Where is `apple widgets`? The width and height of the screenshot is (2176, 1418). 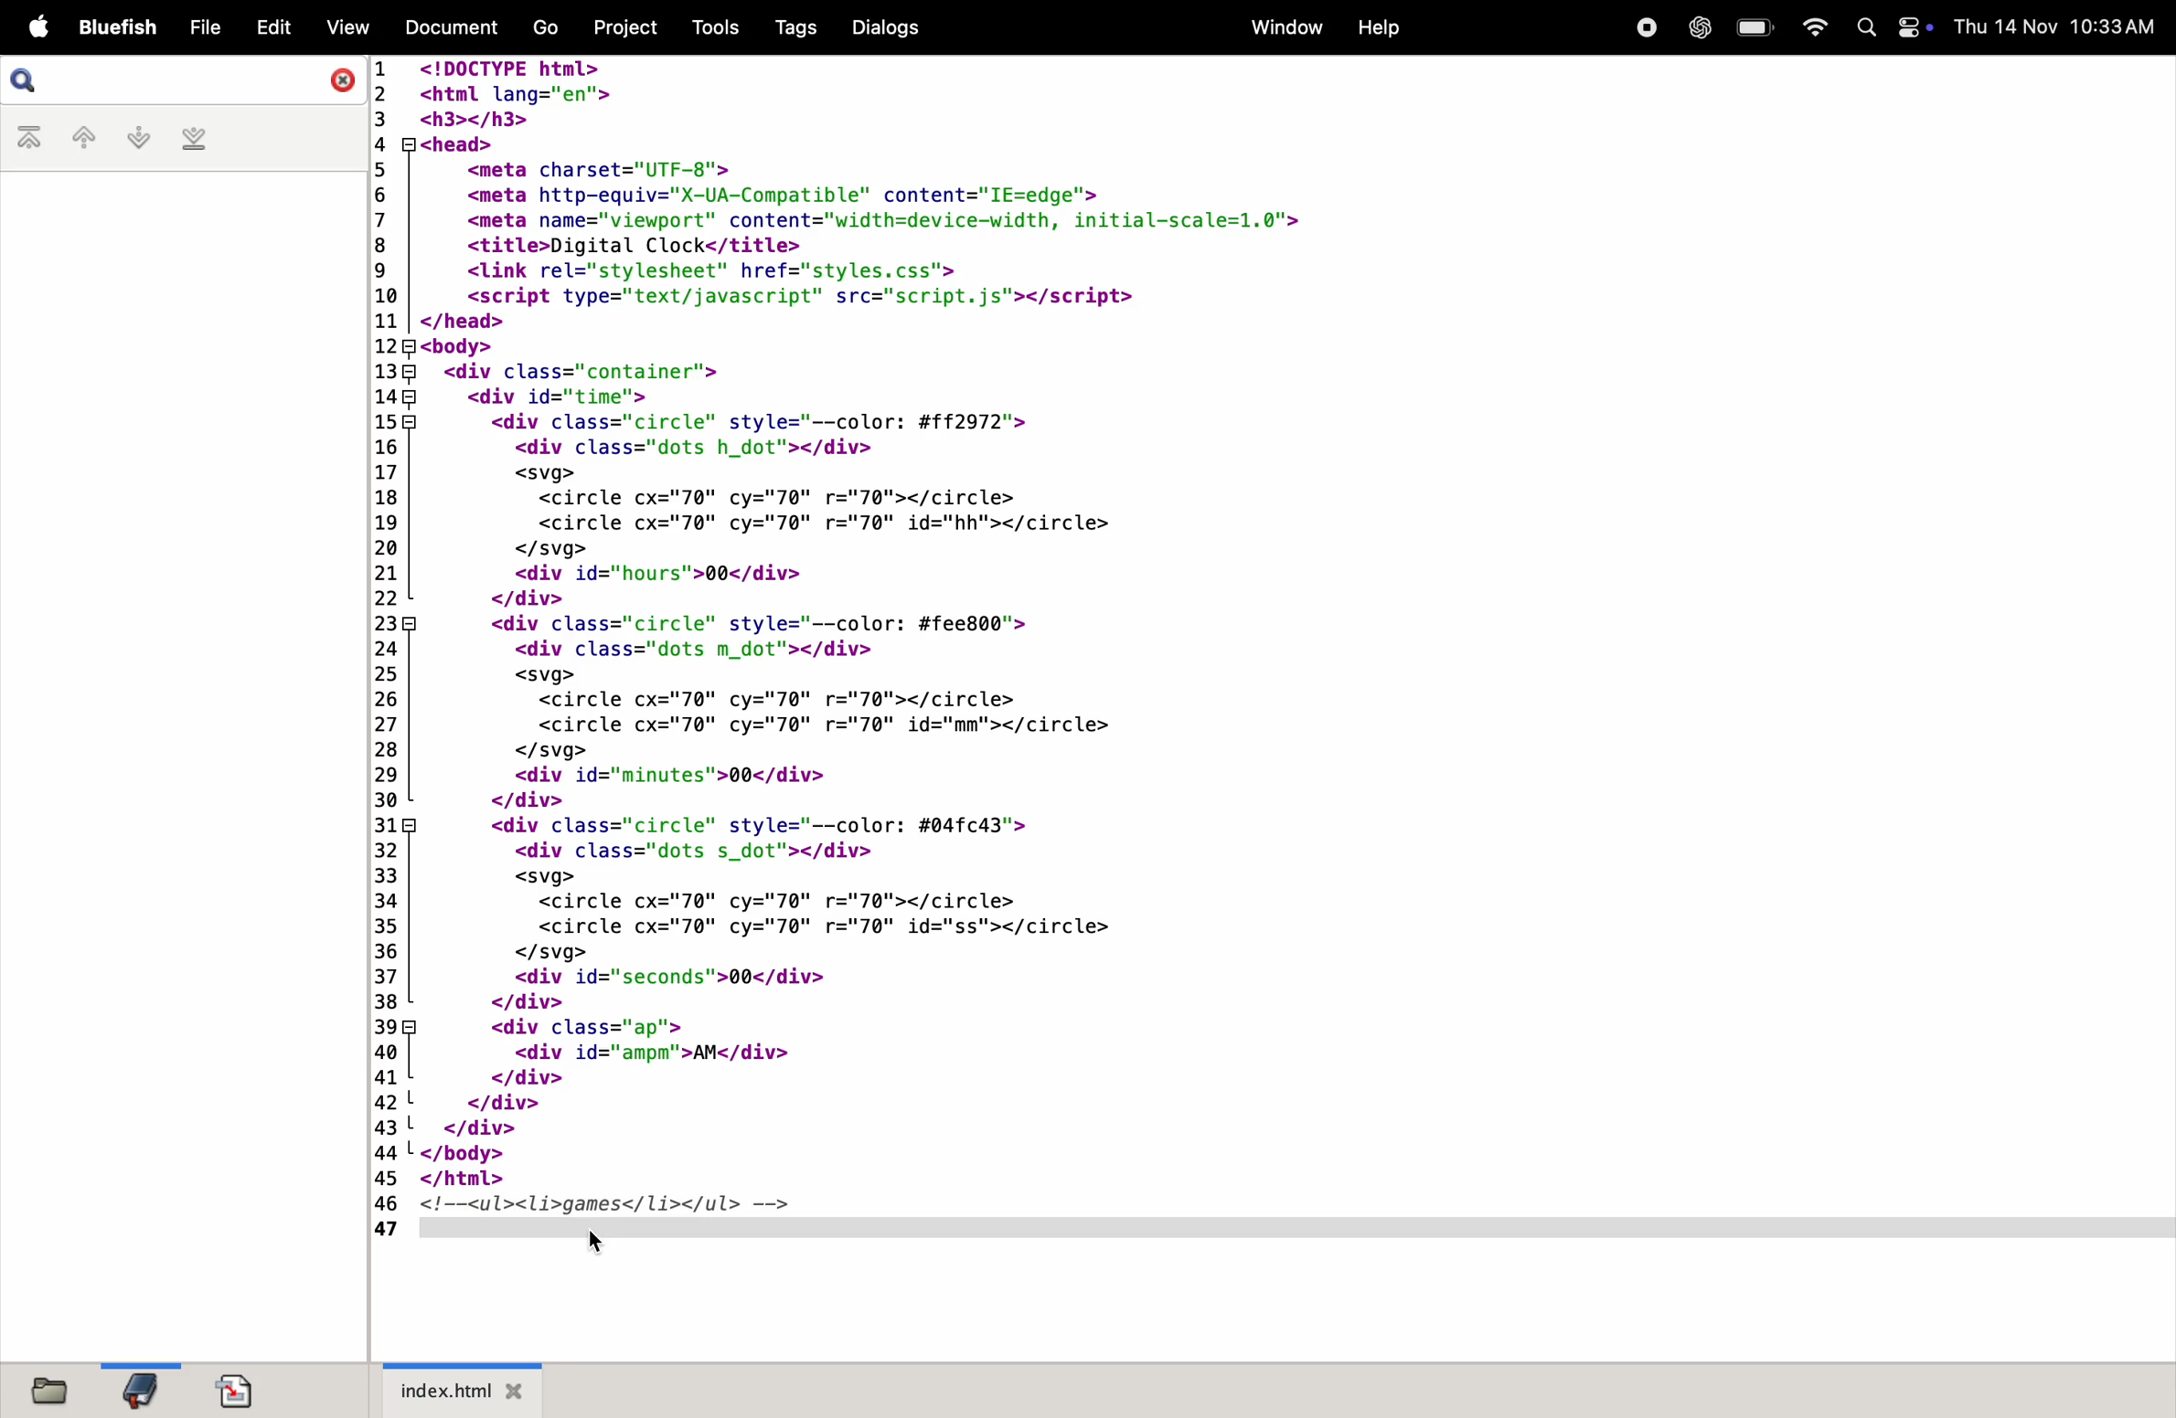
apple widgets is located at coordinates (1893, 27).